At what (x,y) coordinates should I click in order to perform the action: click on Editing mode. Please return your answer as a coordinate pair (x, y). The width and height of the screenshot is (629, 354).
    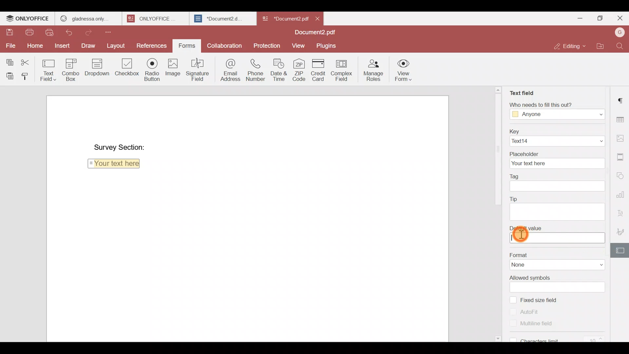
    Looking at the image, I should click on (571, 44).